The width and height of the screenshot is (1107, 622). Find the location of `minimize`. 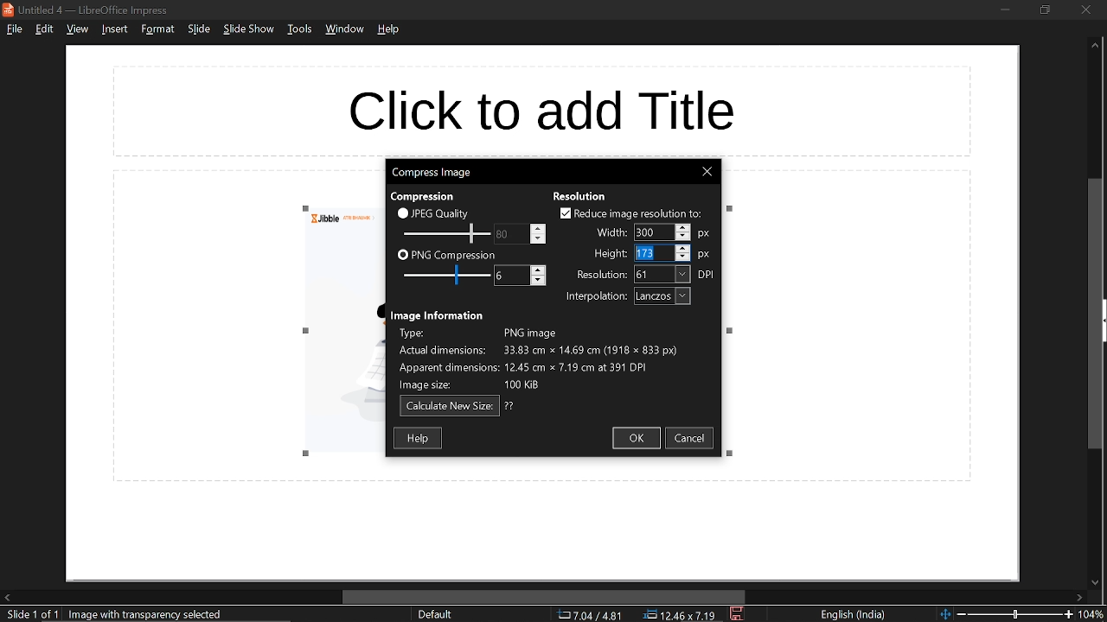

minimize is located at coordinates (1005, 10).